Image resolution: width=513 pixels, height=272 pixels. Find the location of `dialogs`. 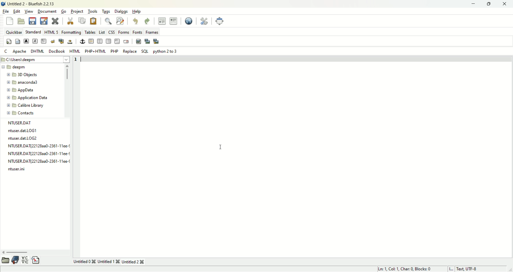

dialogs is located at coordinates (121, 11).